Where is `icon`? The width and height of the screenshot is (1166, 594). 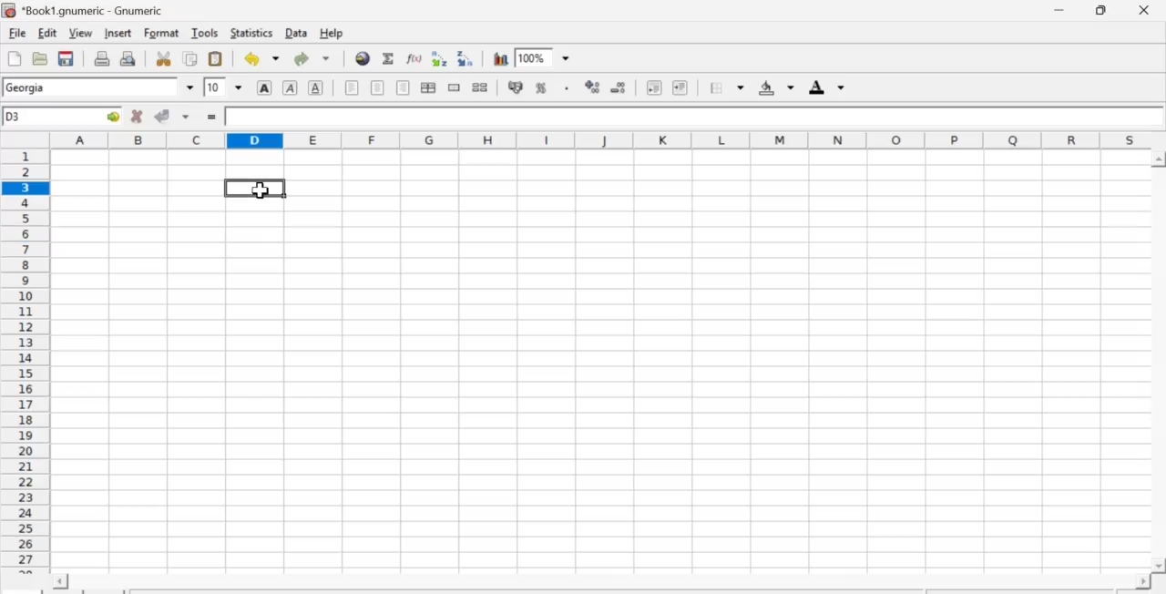
icon is located at coordinates (9, 10).